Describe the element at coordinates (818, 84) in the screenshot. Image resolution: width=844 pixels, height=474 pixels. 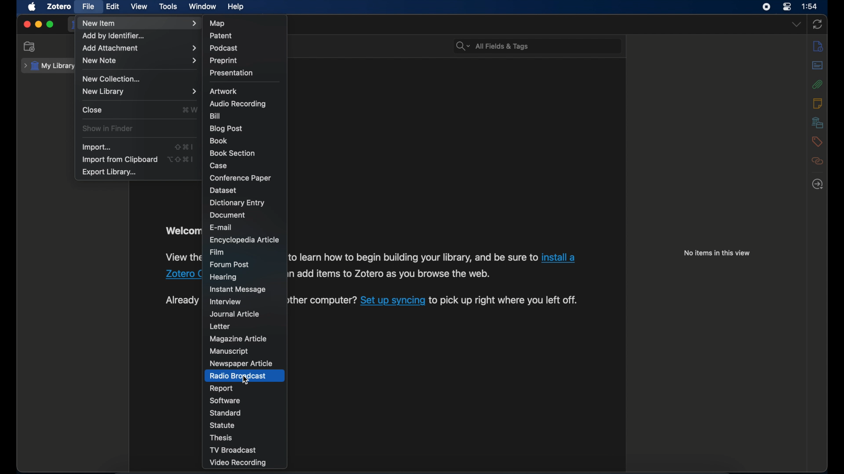
I see `attachment` at that location.